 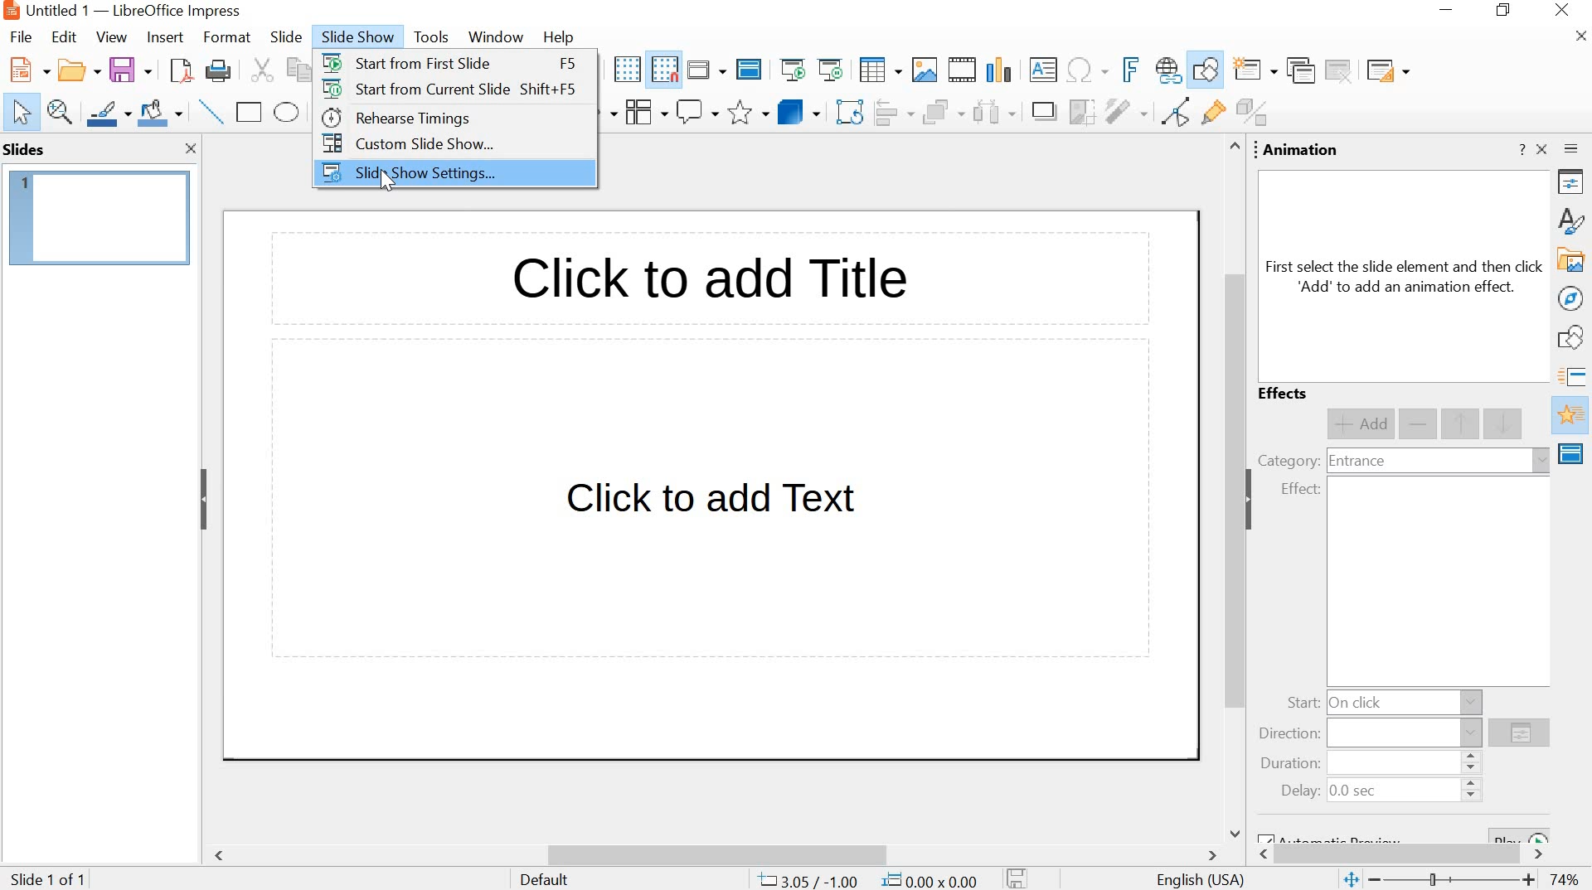 What do you see at coordinates (664, 70) in the screenshot?
I see `snap to grid` at bounding box center [664, 70].